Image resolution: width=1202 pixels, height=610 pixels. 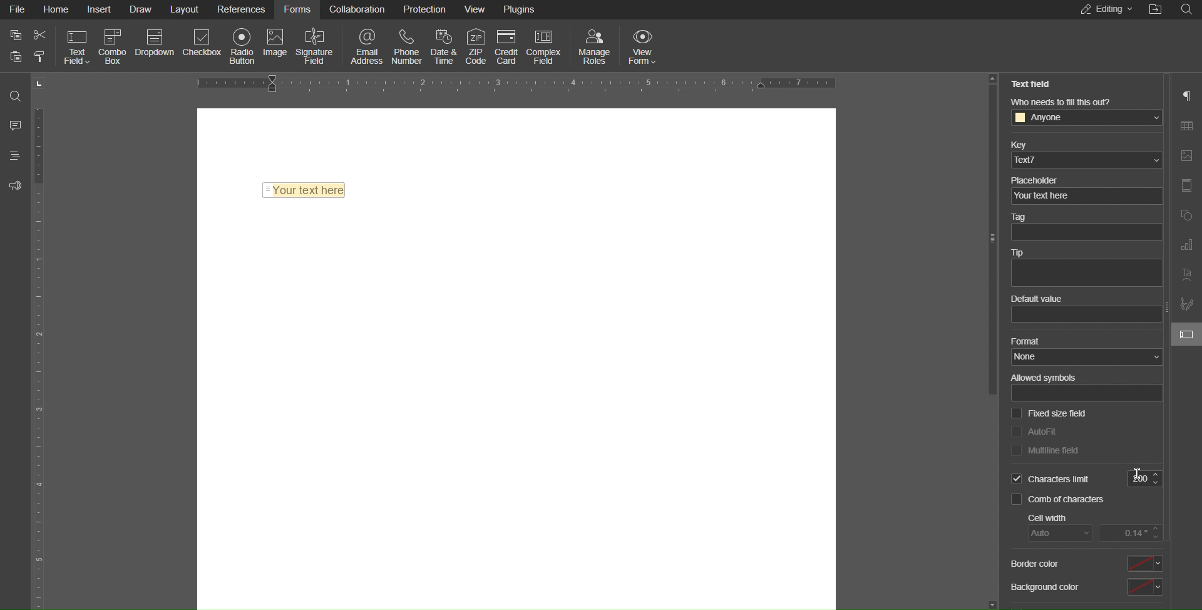 What do you see at coordinates (544, 44) in the screenshot?
I see `Complex Field` at bounding box center [544, 44].